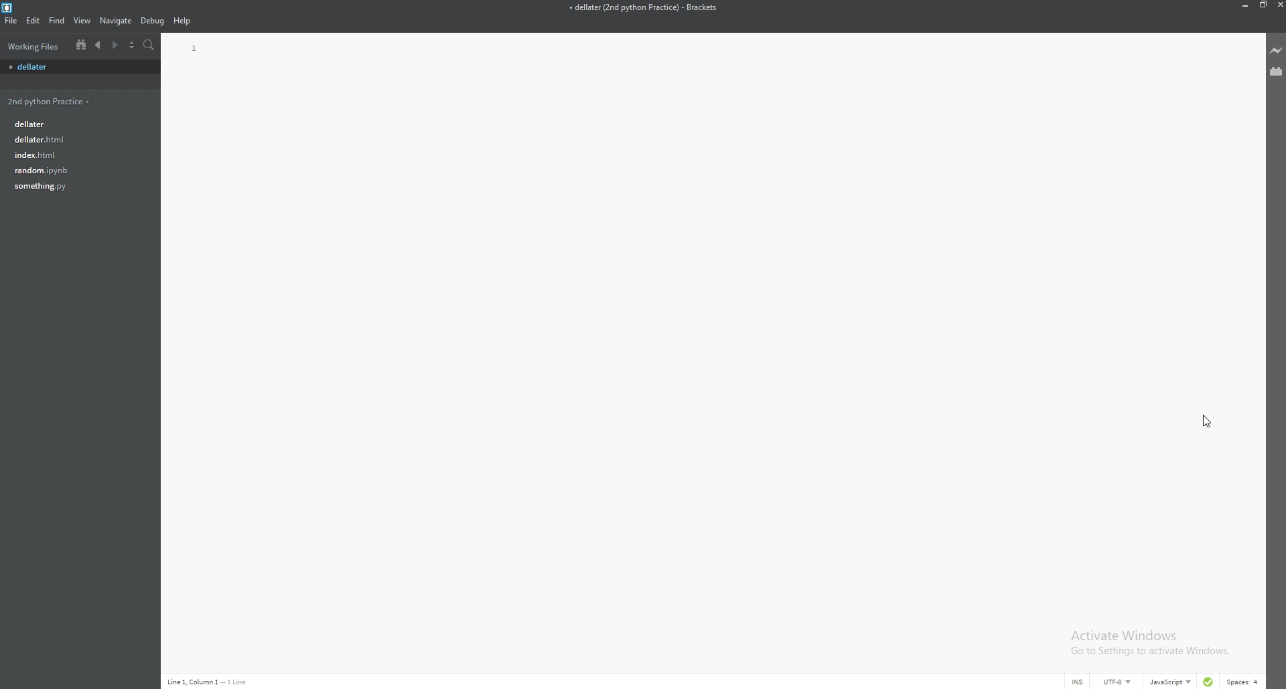 The width and height of the screenshot is (1286, 689). What do you see at coordinates (149, 45) in the screenshot?
I see `search` at bounding box center [149, 45].